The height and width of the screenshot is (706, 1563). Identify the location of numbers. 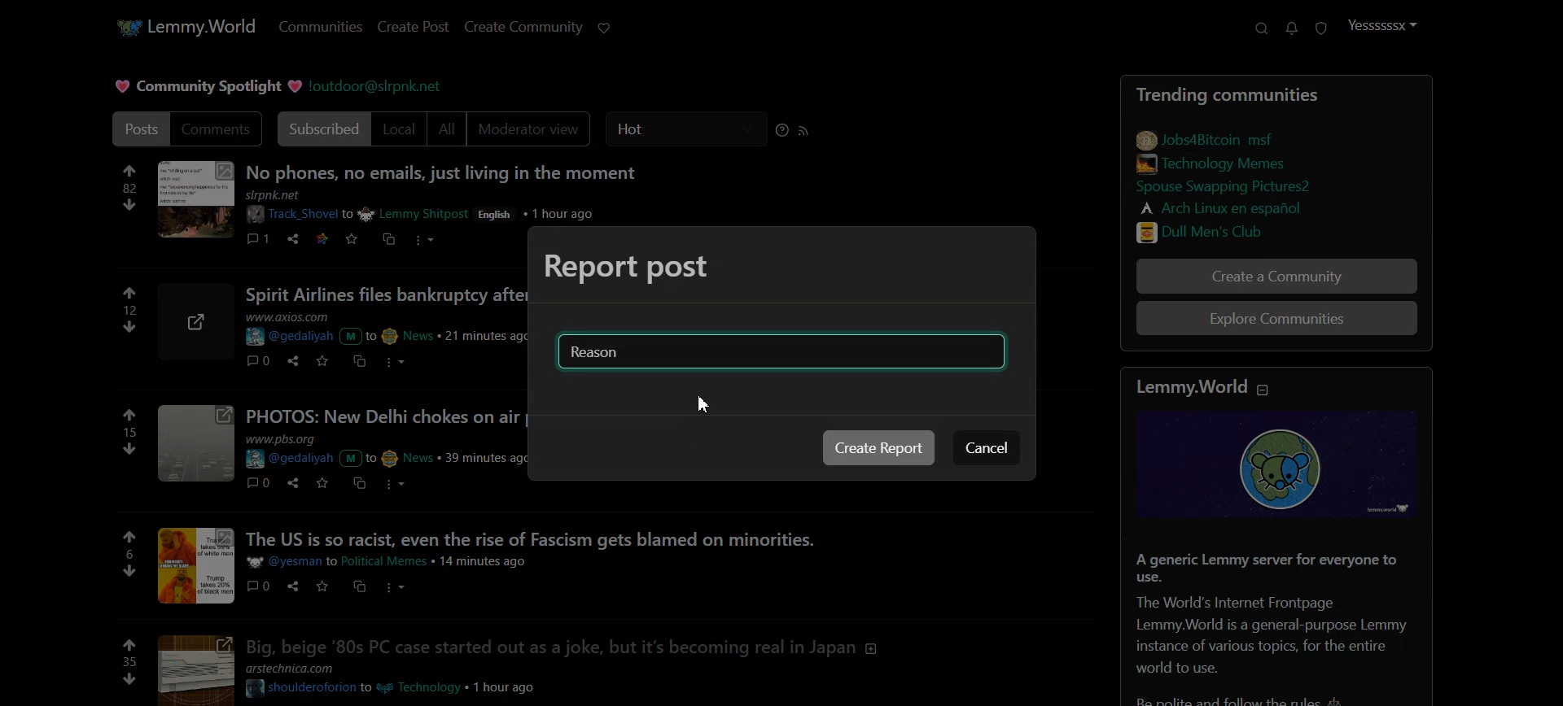
(130, 432).